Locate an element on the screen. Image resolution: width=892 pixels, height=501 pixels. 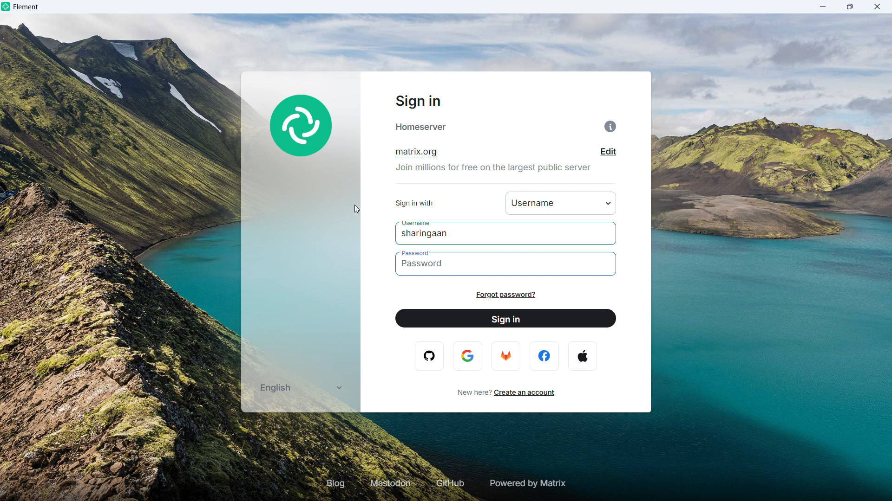
firefox is located at coordinates (505, 355).